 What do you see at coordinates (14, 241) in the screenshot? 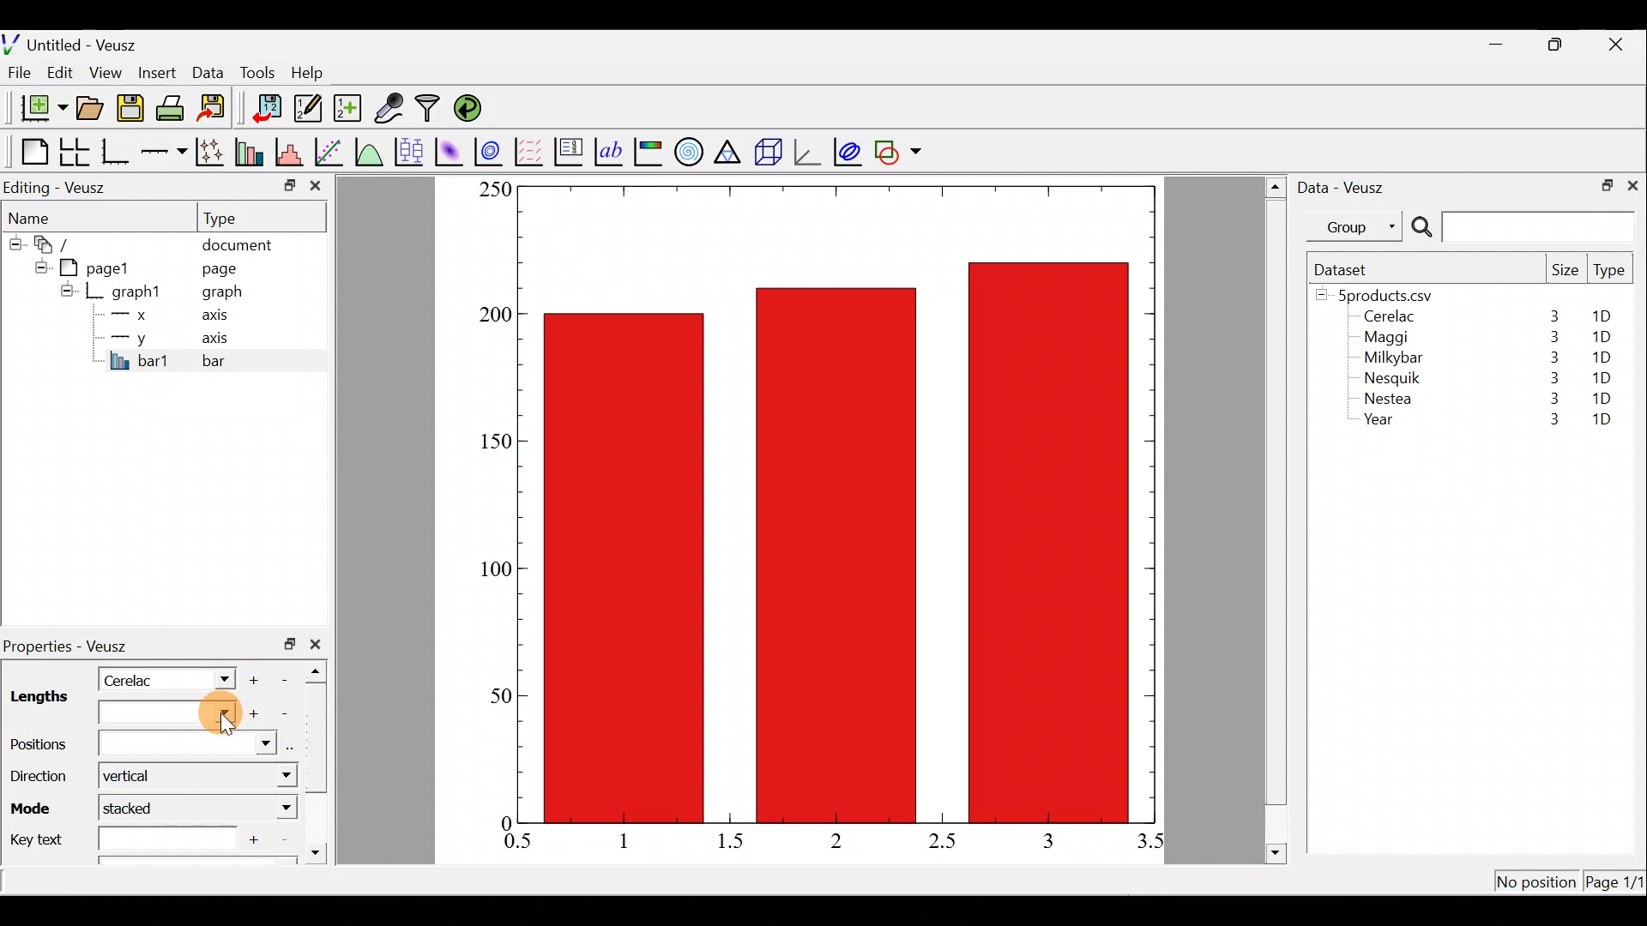
I see `hide` at bounding box center [14, 241].